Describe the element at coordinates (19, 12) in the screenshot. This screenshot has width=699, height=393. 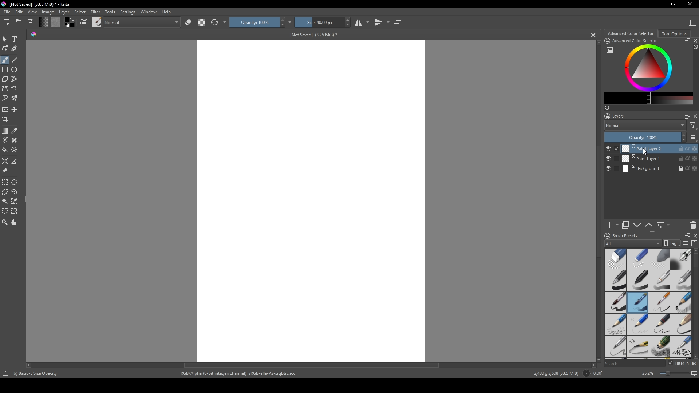
I see `Edit` at that location.